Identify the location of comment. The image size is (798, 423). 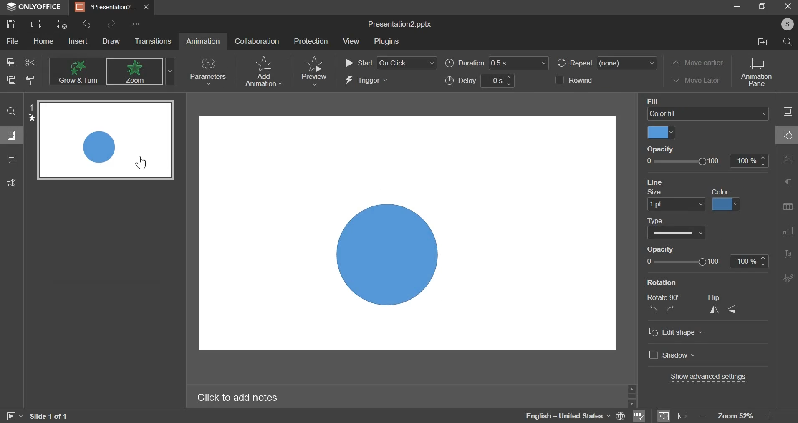
(10, 159).